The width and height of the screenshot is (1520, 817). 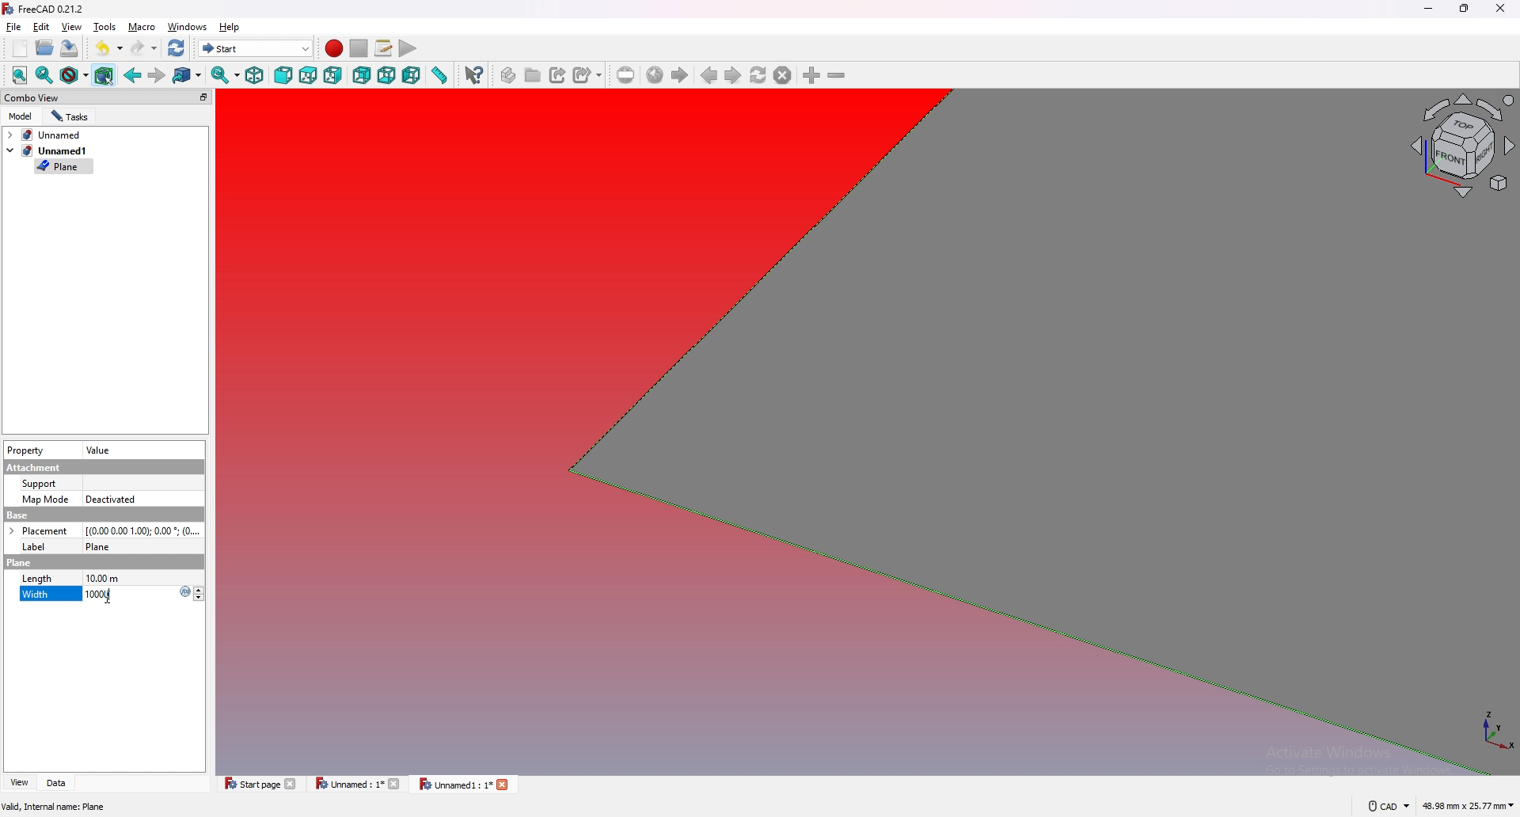 I want to click on model, so click(x=21, y=116).